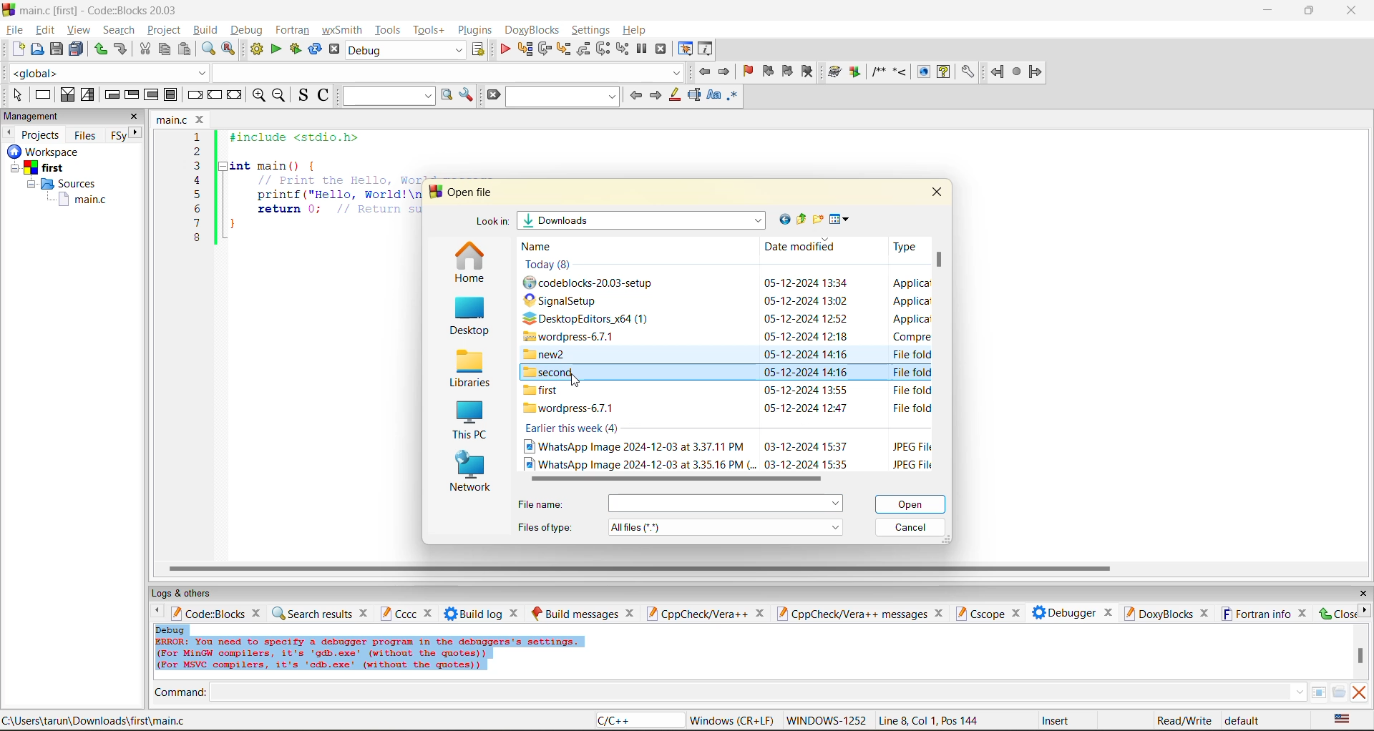  I want to click on next instruction, so click(603, 49).